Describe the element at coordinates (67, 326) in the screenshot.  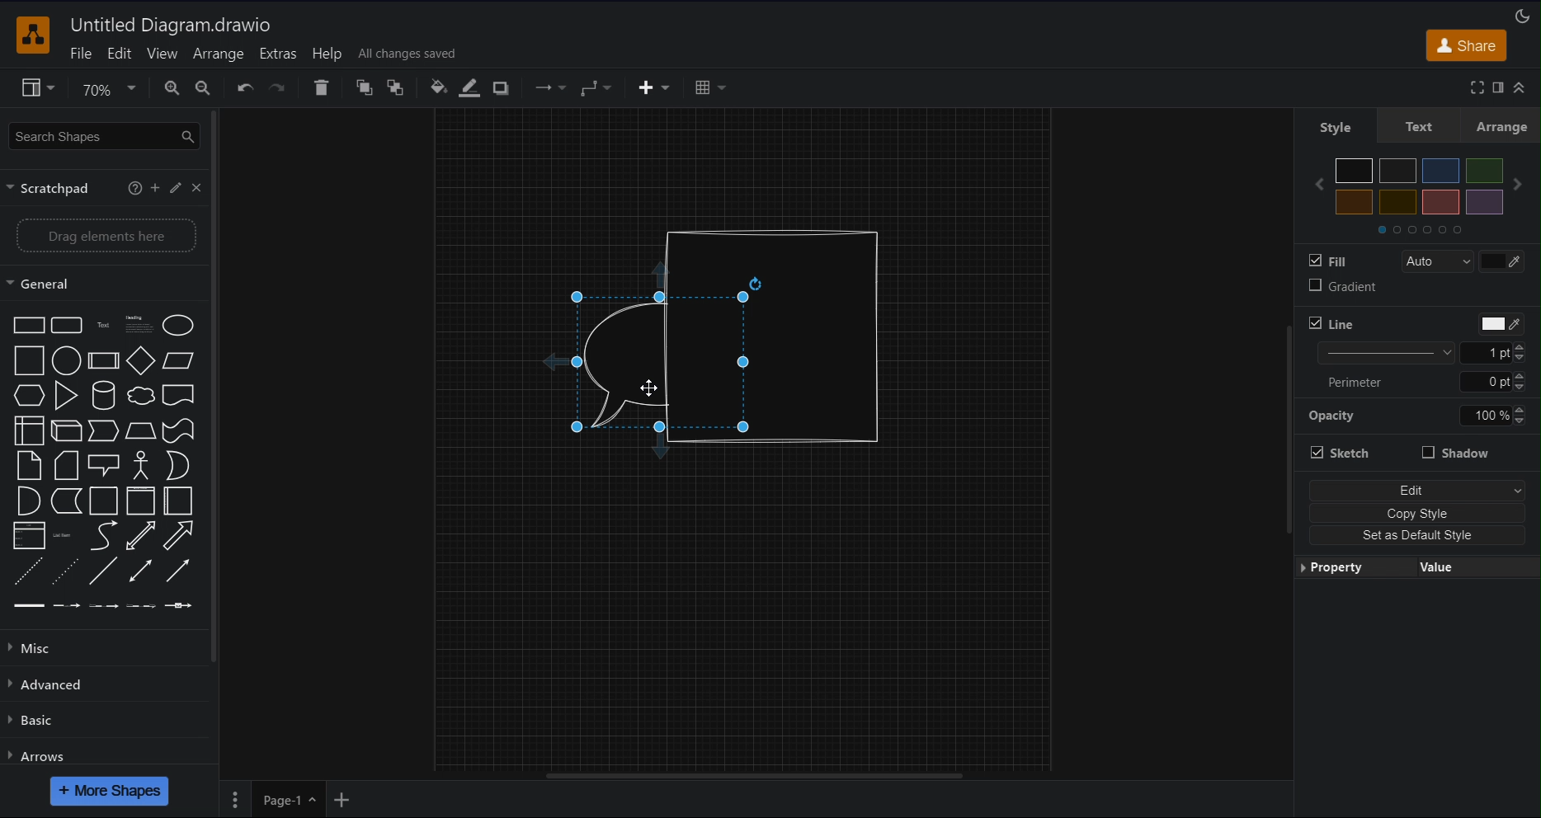
I see `Rounded rectangle` at that location.